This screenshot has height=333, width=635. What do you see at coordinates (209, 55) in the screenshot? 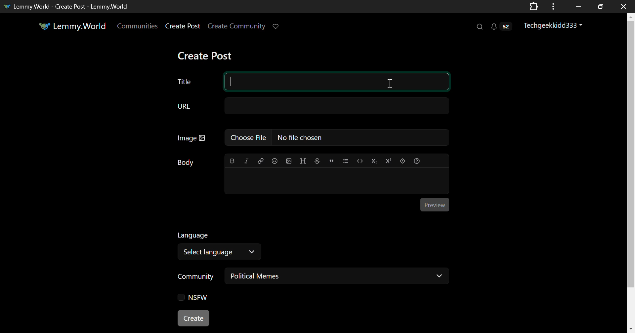
I see `Create Post` at bounding box center [209, 55].